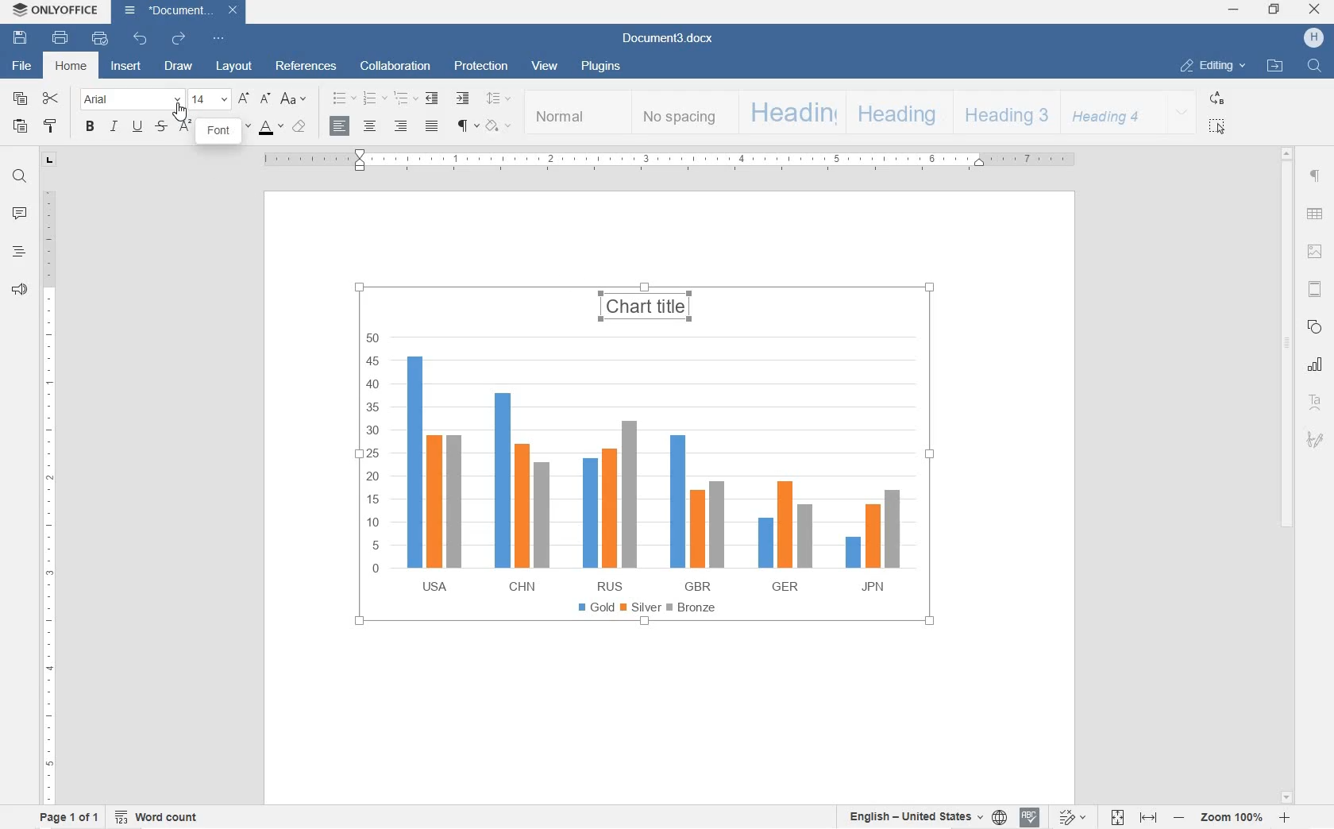  I want to click on Document3.docx, so click(666, 40).